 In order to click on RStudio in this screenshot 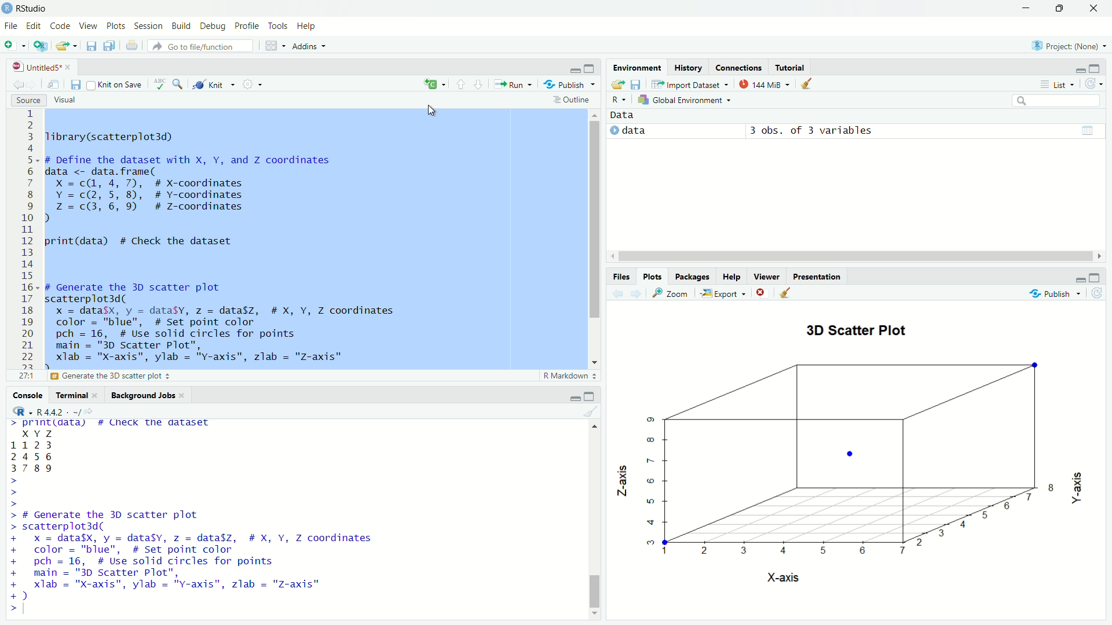, I will do `click(36, 8)`.